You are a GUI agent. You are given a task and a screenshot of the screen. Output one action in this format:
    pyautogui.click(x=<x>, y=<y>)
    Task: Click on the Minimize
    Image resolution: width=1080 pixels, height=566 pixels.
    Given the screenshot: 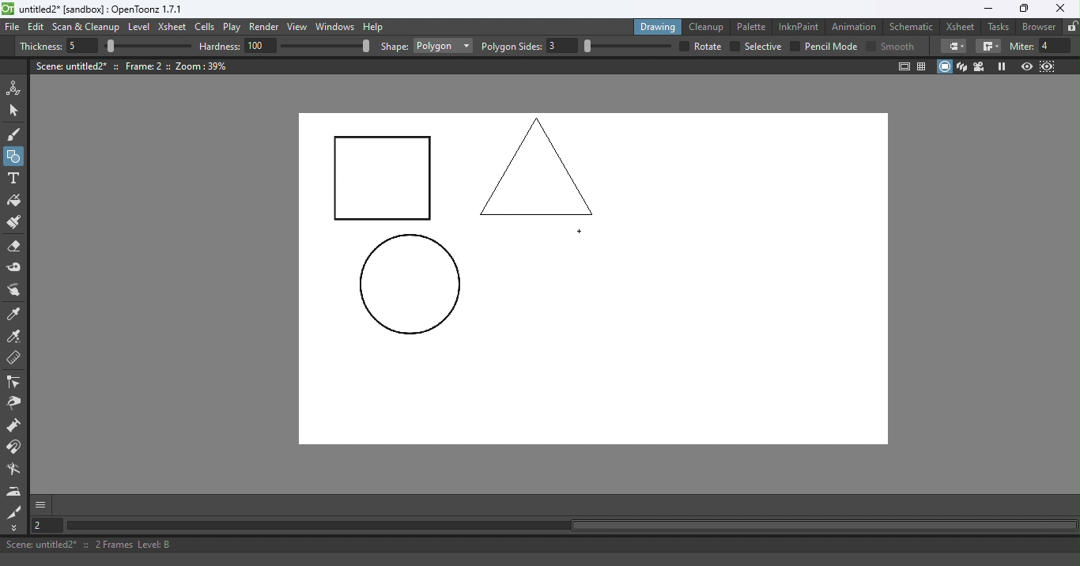 What is the action you would take?
    pyautogui.click(x=987, y=9)
    